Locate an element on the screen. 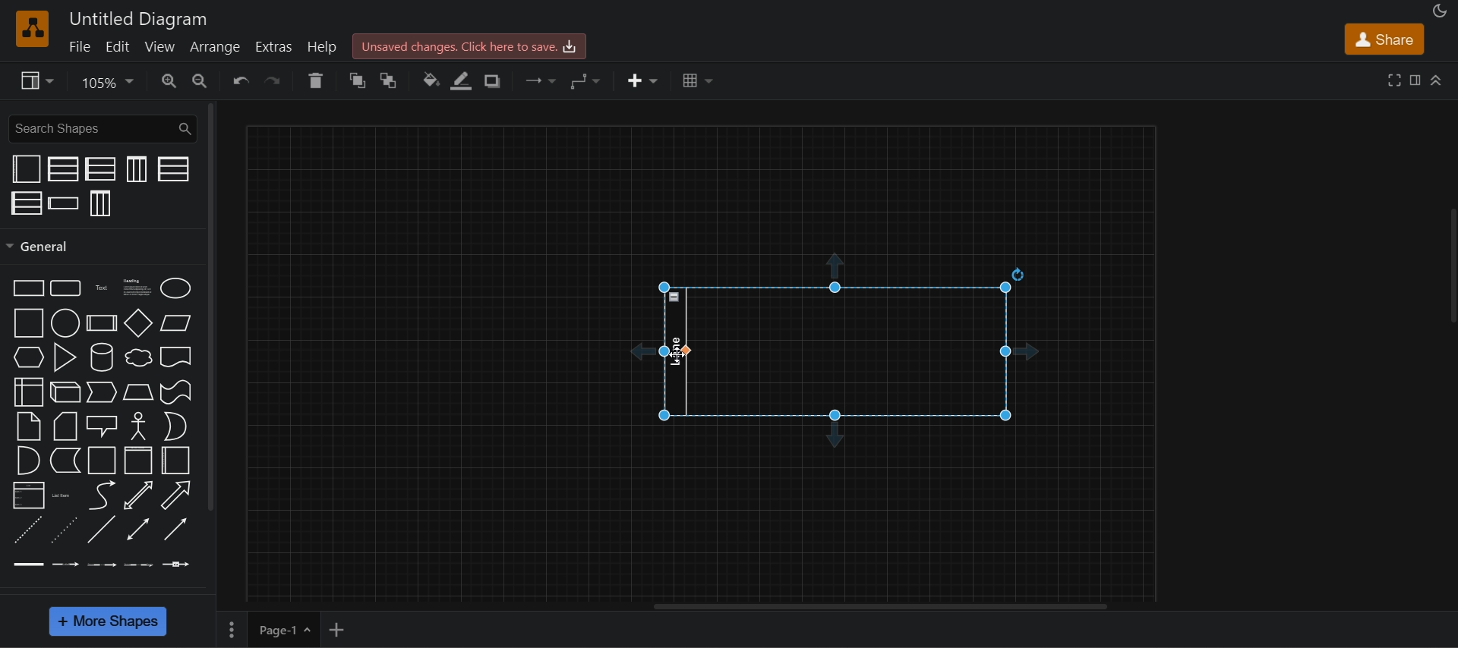 This screenshot has width=1458, height=648. tape is located at coordinates (175, 392).